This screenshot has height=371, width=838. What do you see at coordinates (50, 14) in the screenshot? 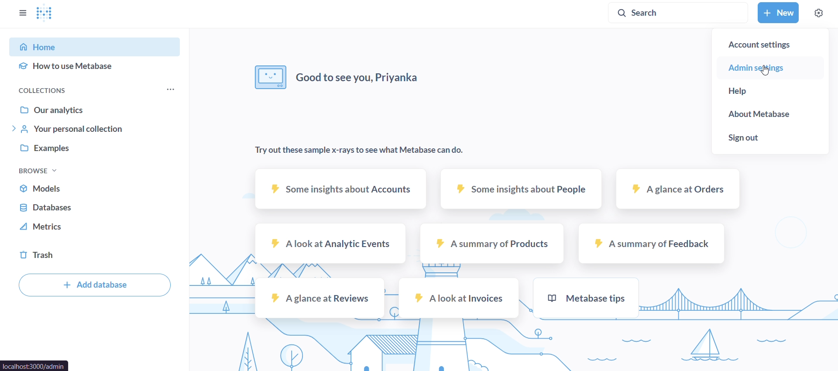
I see `logo` at bounding box center [50, 14].